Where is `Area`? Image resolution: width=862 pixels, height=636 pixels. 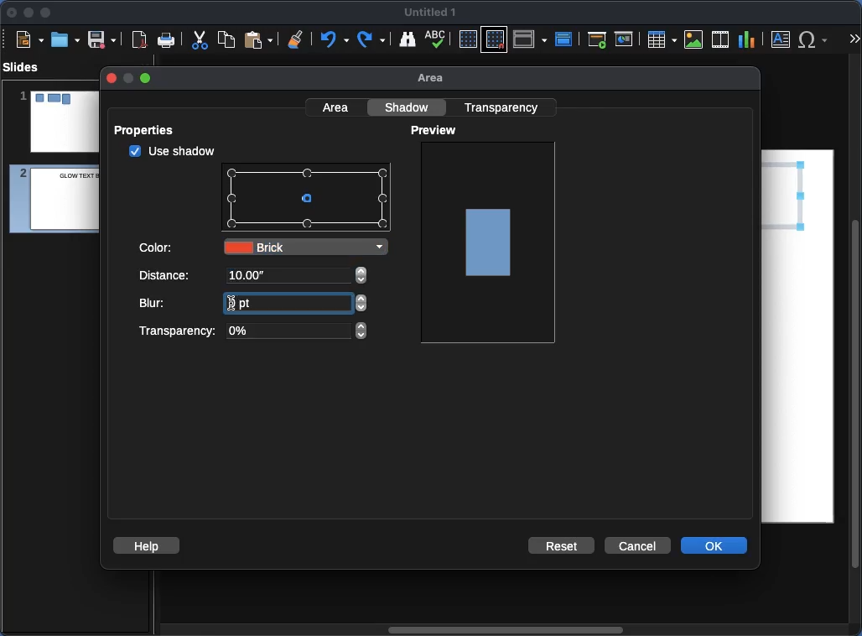
Area is located at coordinates (337, 107).